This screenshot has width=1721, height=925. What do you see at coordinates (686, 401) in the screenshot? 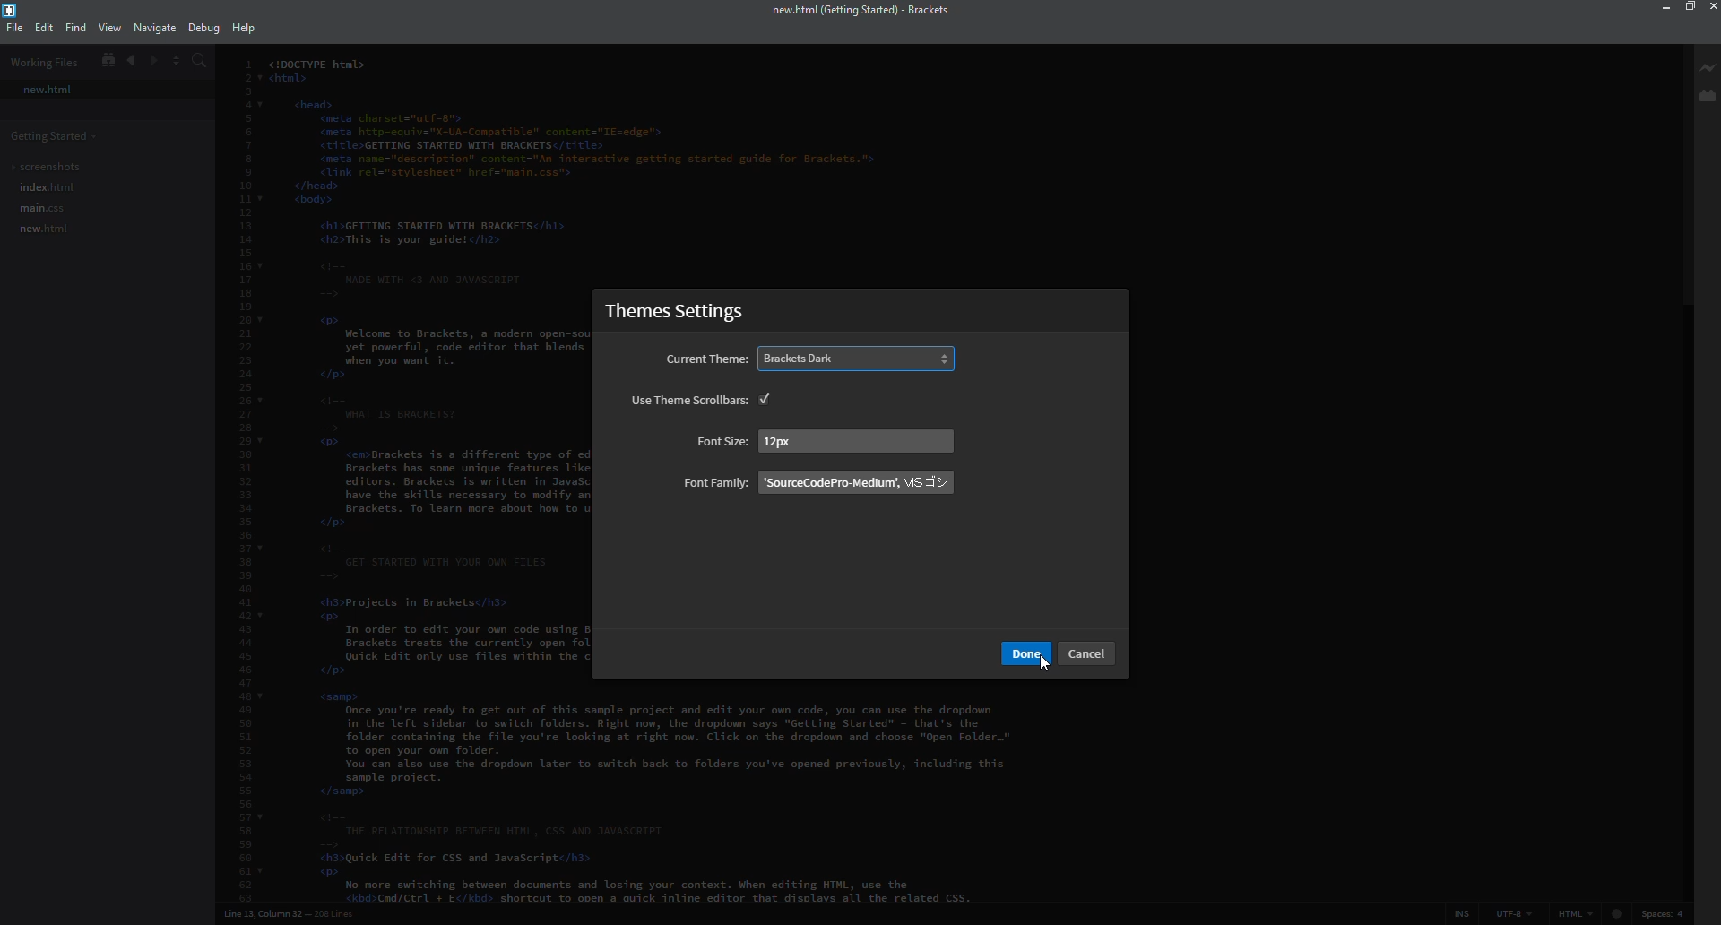
I see `use themes scrollbar` at bounding box center [686, 401].